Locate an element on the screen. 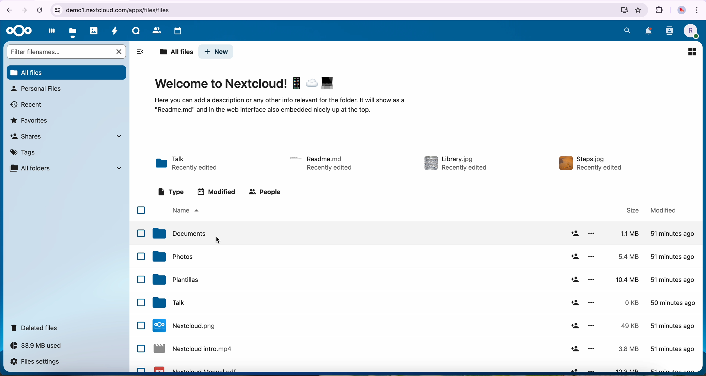 This screenshot has height=376, width=706. people is located at coordinates (267, 191).